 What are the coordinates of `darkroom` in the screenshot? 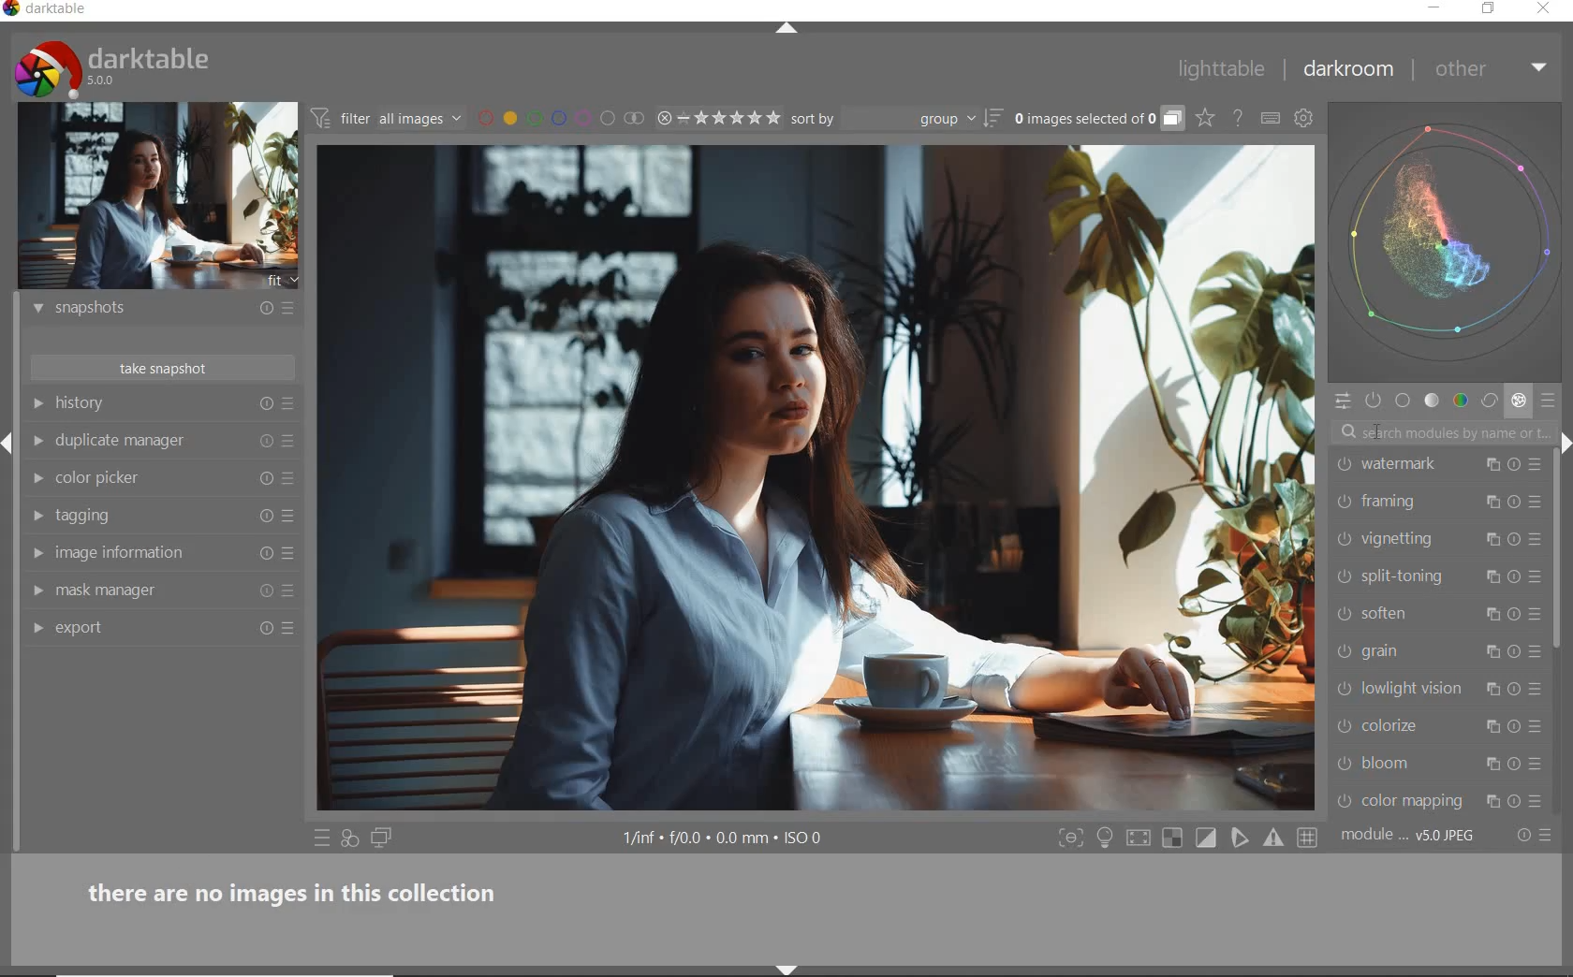 It's located at (1349, 73).